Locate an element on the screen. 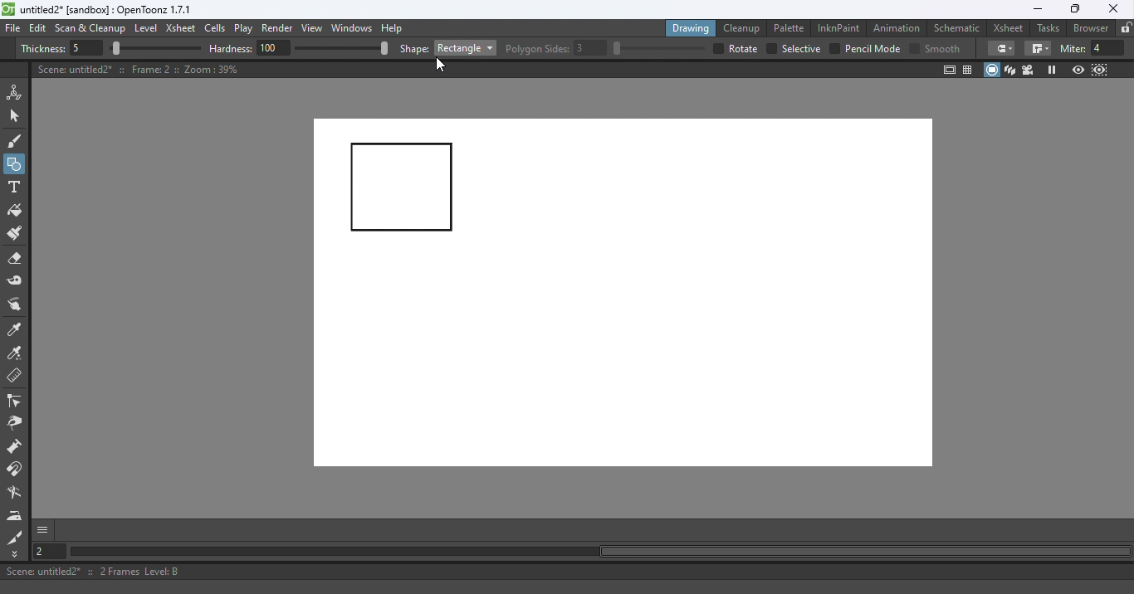  Tape tool is located at coordinates (17, 282).